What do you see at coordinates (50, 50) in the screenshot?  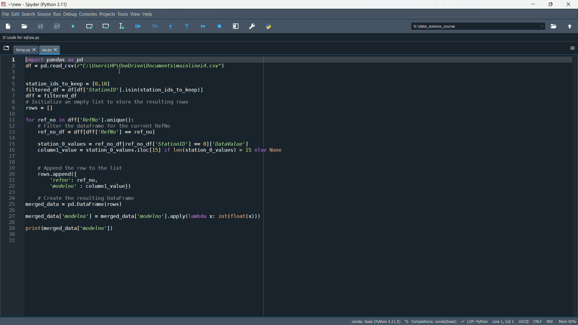 I see `file name` at bounding box center [50, 50].